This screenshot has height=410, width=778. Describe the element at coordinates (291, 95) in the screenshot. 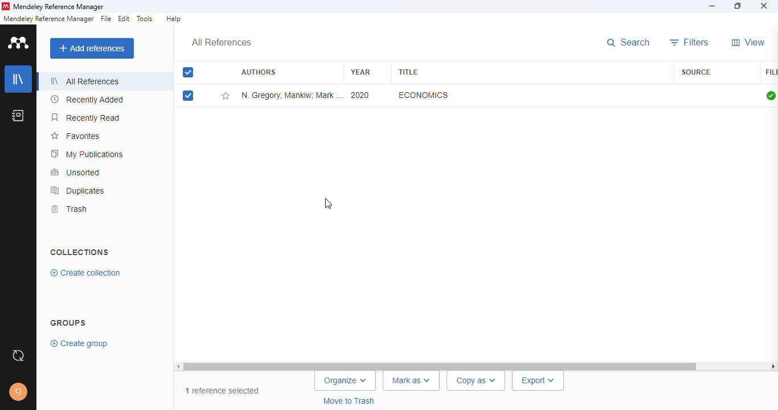

I see `N. Gregory Mankiw, Mark P. Taylor` at that location.